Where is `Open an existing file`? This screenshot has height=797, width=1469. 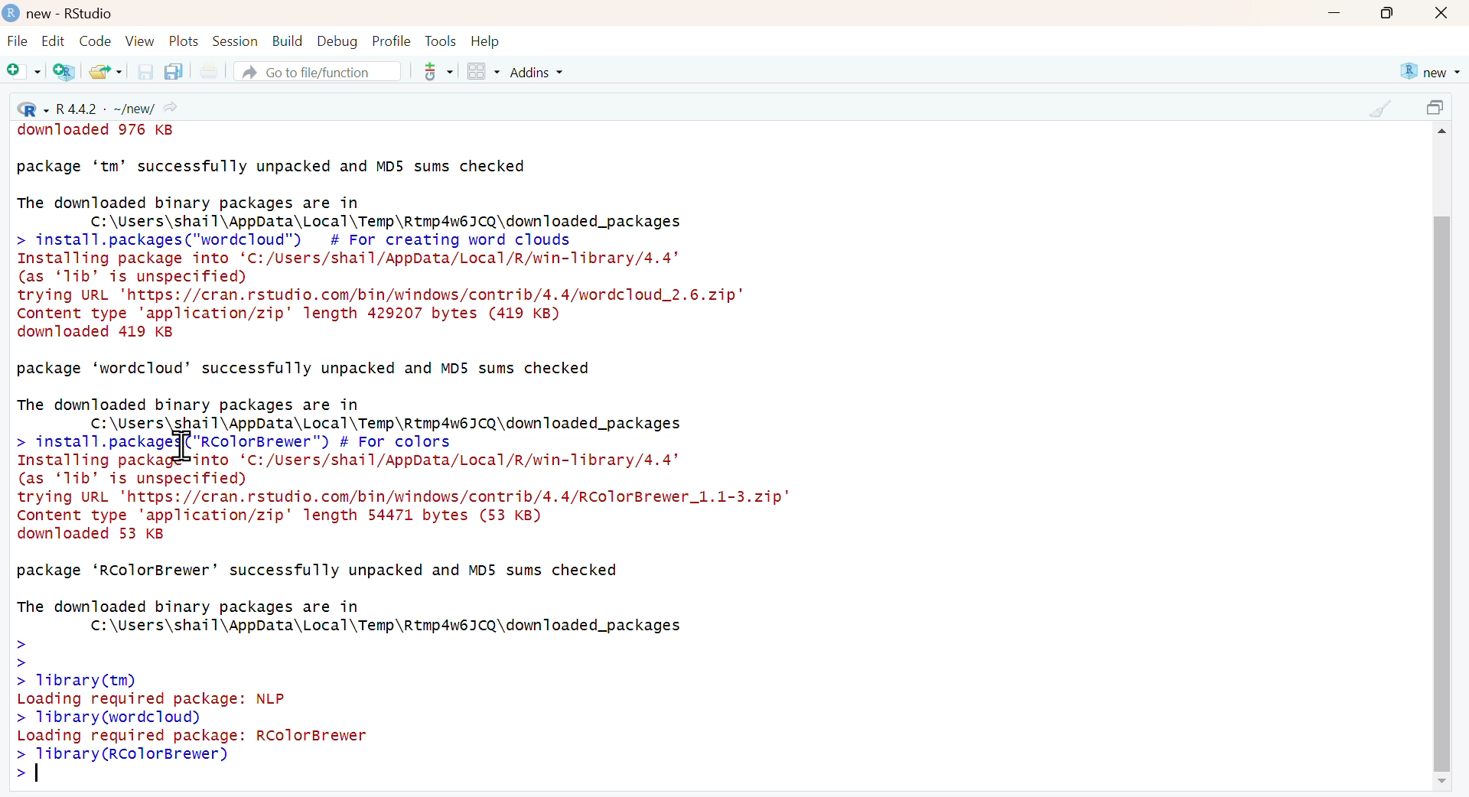
Open an existing file is located at coordinates (105, 71).